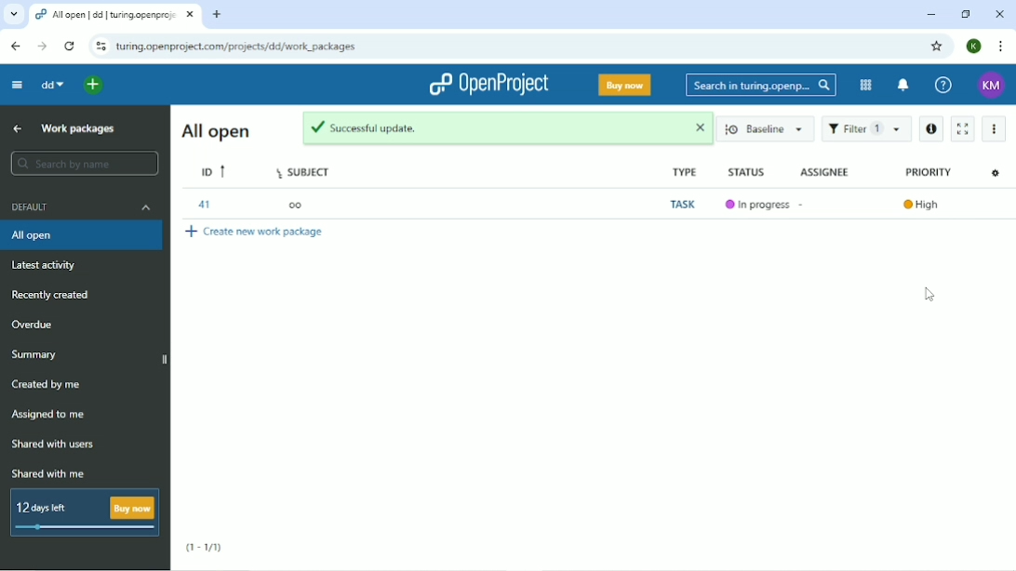 This screenshot has height=571, width=1016. I want to click on All open, so click(83, 235).